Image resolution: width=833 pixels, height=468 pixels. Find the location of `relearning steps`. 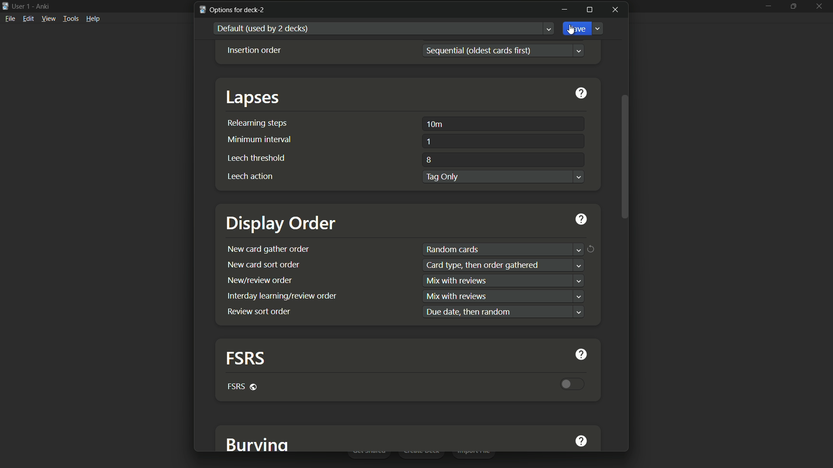

relearning steps is located at coordinates (257, 123).